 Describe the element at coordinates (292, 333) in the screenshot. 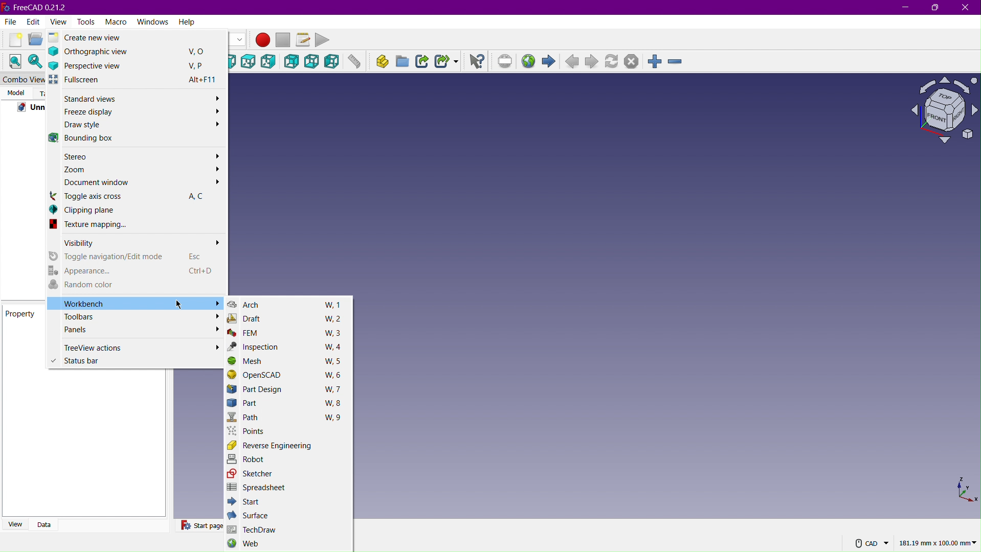

I see `FEM W, 3` at that location.